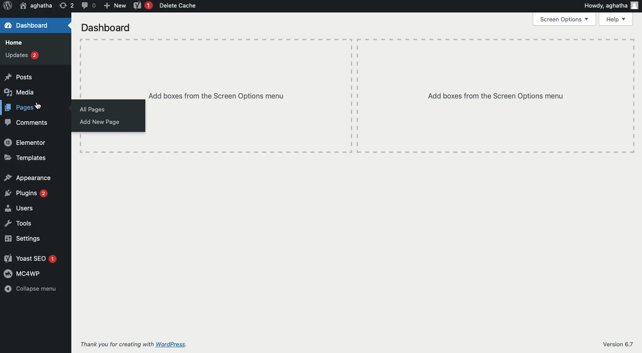 The image size is (642, 353). I want to click on MC4WP, so click(21, 273).